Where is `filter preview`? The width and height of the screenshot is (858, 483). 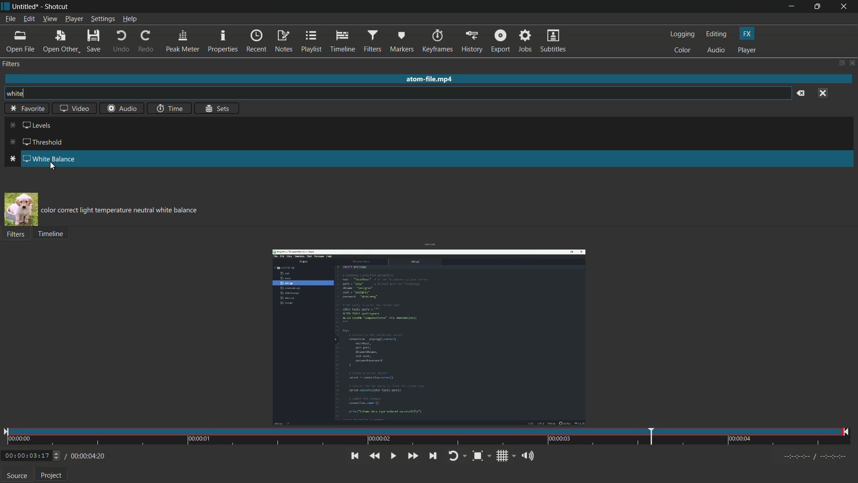 filter preview is located at coordinates (21, 209).